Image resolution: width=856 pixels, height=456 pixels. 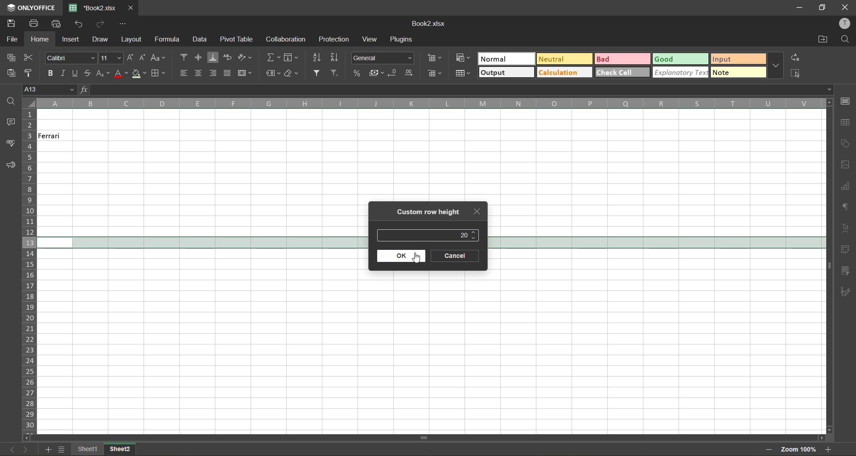 What do you see at coordinates (157, 74) in the screenshot?
I see `borders` at bounding box center [157, 74].